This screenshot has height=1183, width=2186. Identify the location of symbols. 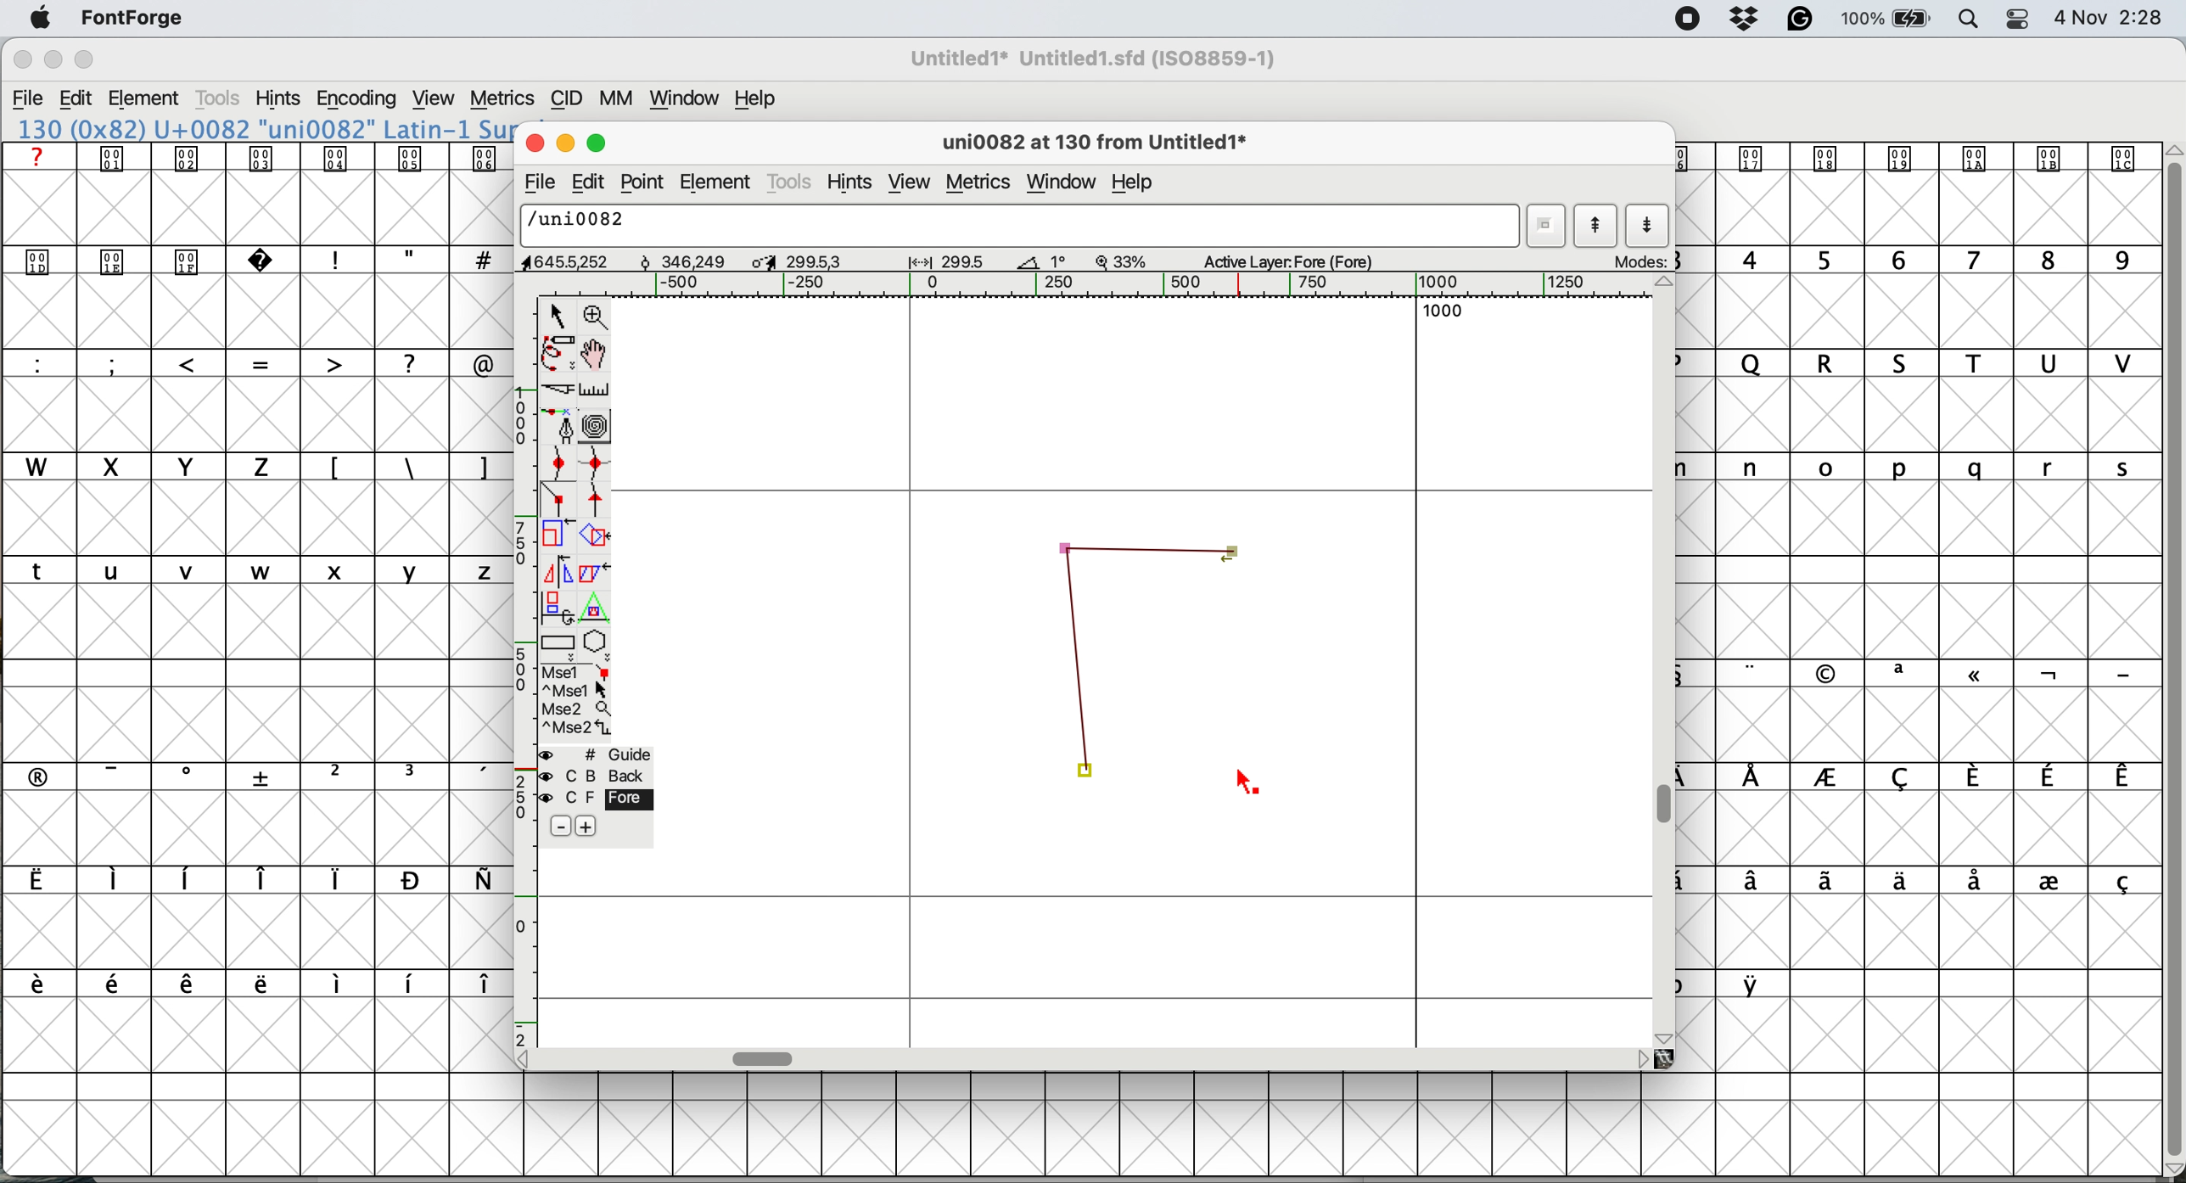
(269, 775).